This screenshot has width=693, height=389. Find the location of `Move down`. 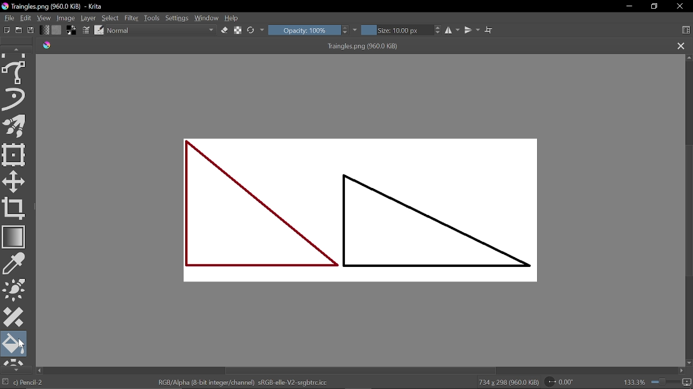

Move down is located at coordinates (689, 363).